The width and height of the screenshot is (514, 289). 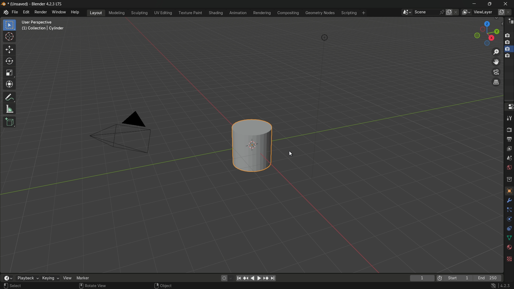 What do you see at coordinates (508, 201) in the screenshot?
I see `tools` at bounding box center [508, 201].